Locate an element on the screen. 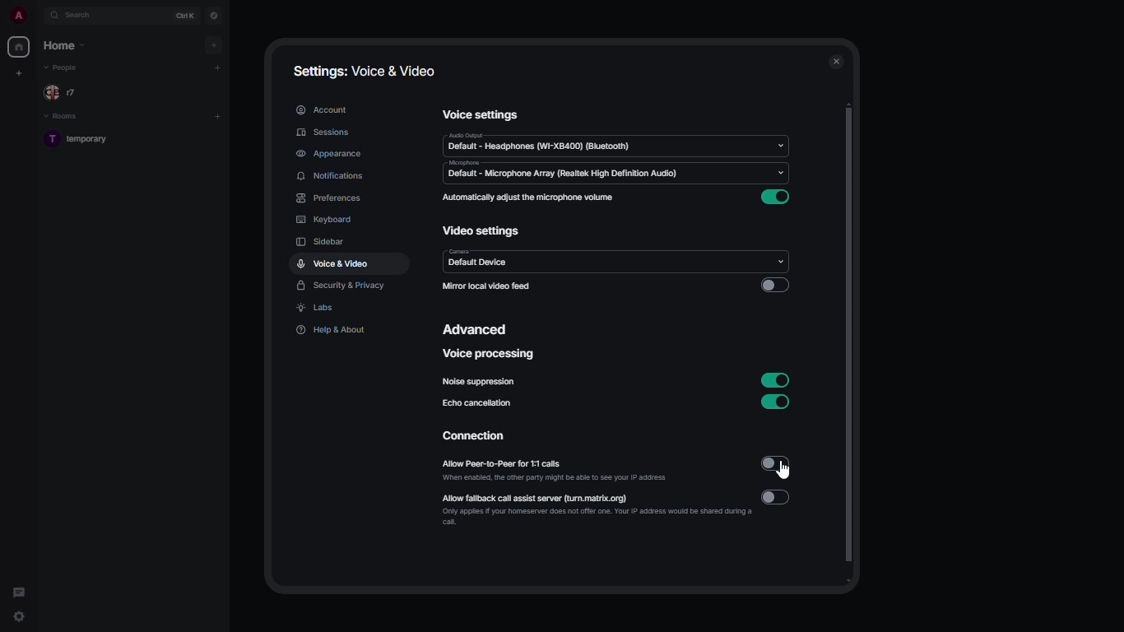  keyboard is located at coordinates (324, 219).